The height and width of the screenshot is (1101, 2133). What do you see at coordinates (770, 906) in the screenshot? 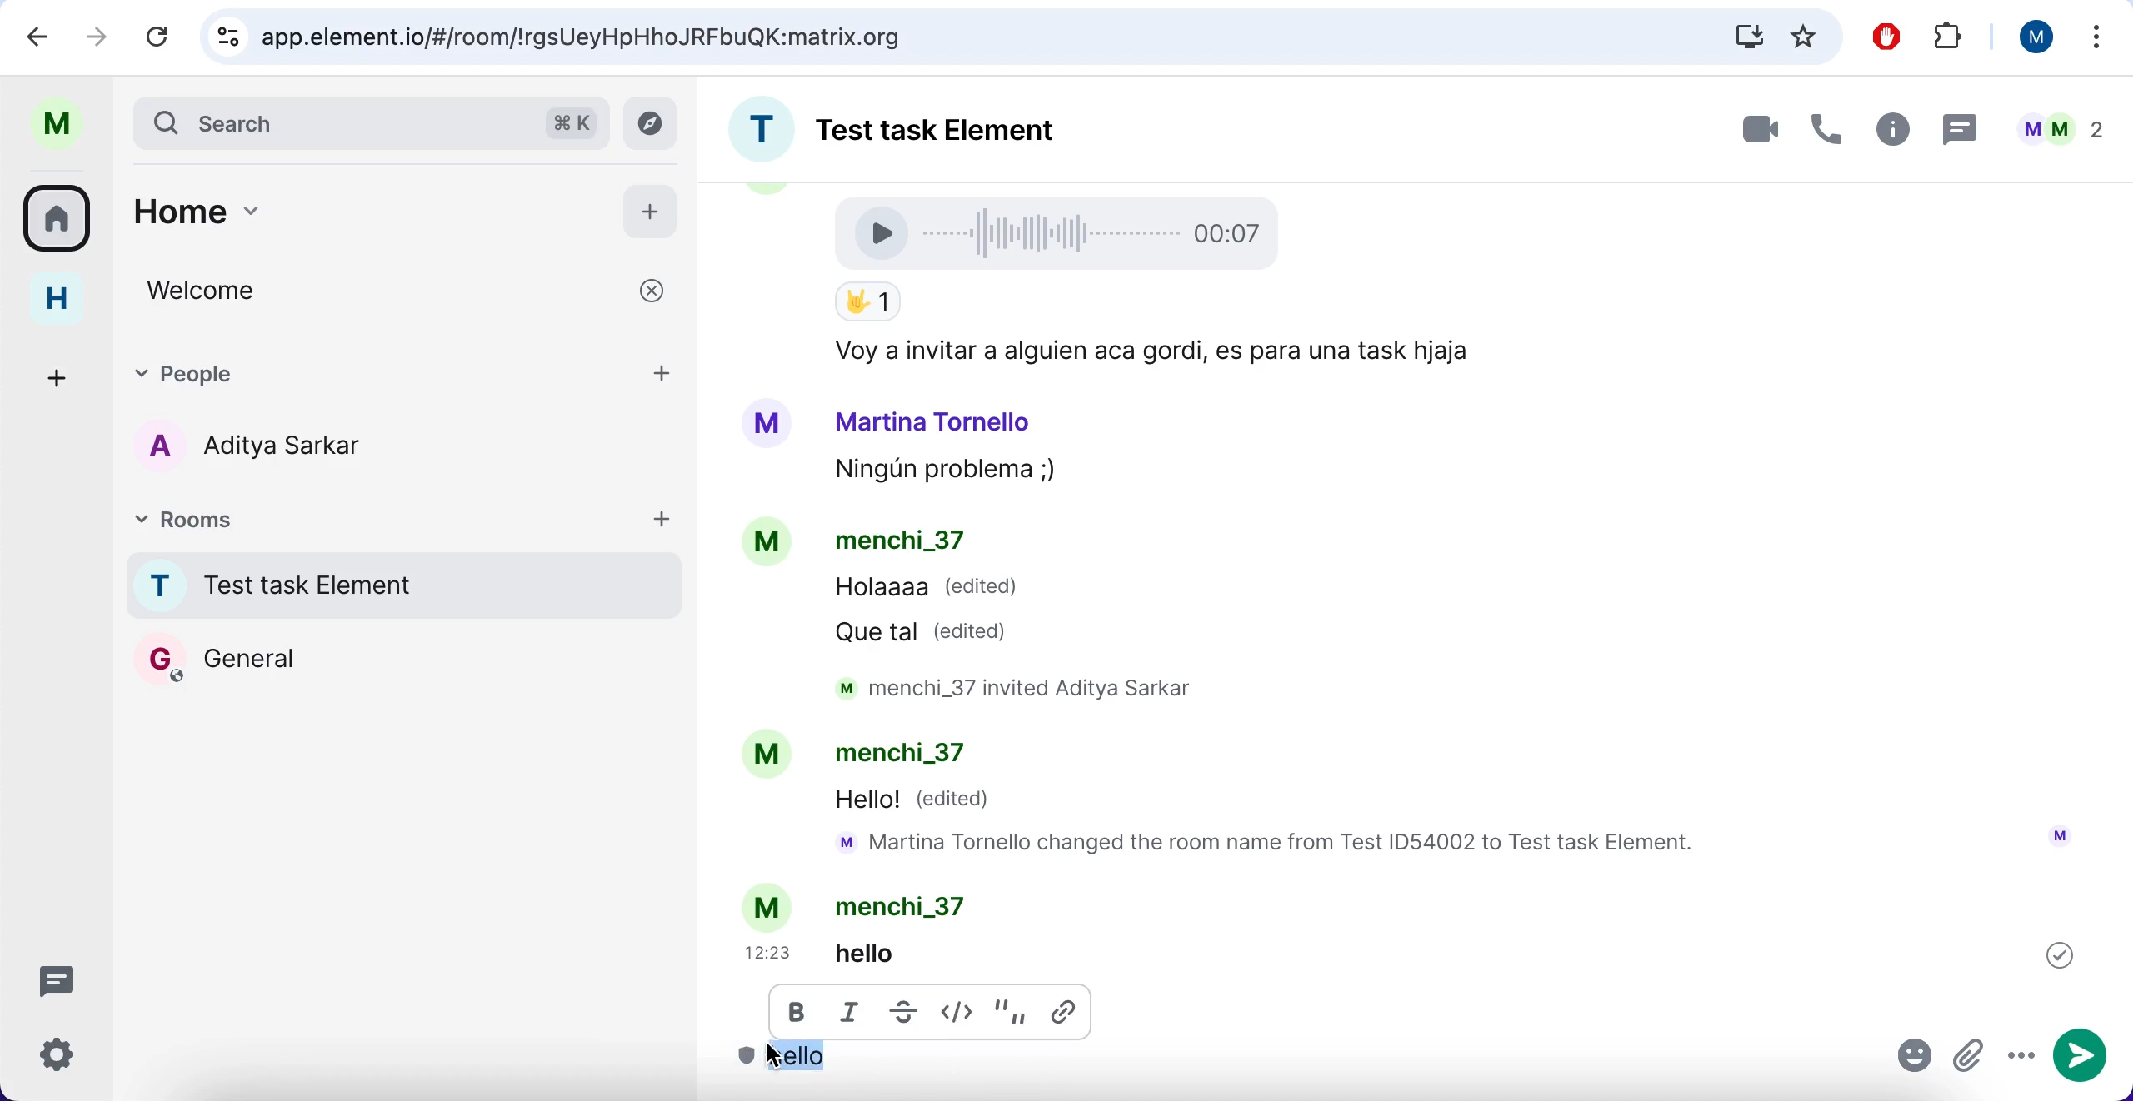
I see `Avatar` at bounding box center [770, 906].